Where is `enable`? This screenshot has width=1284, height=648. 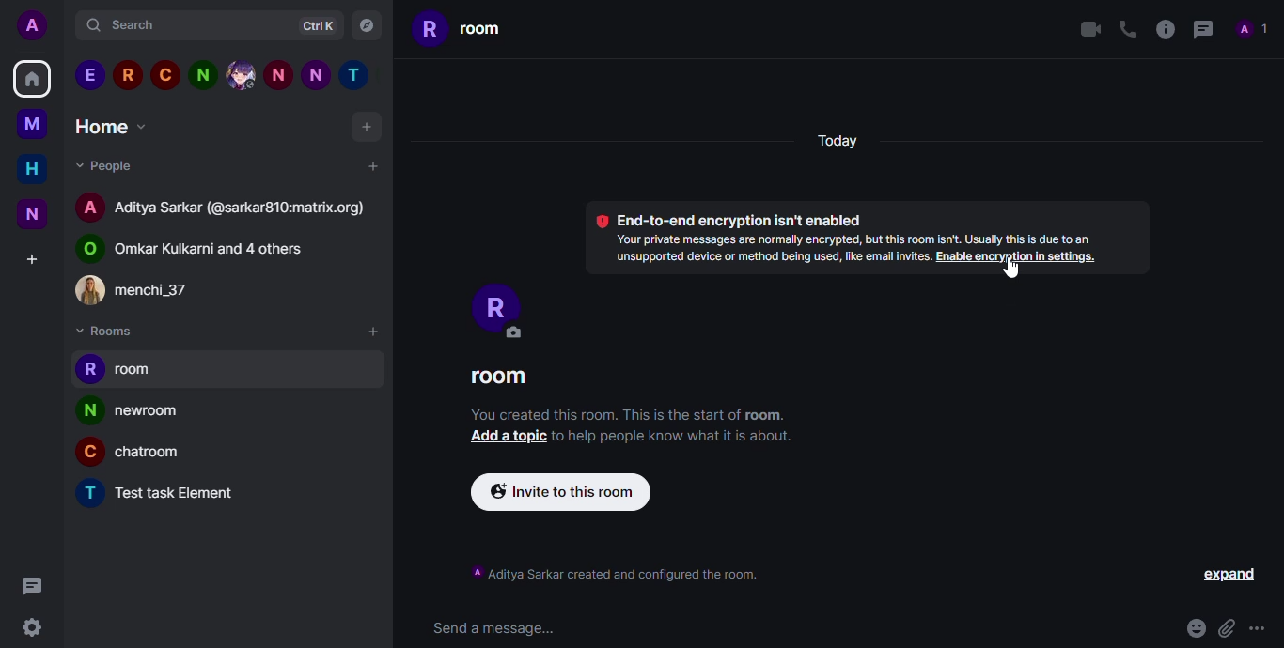
enable is located at coordinates (1018, 257).